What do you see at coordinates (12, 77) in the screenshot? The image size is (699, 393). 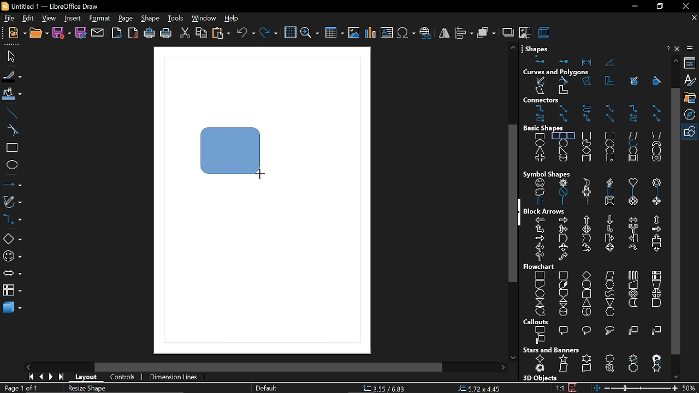 I see `fill line` at bounding box center [12, 77].